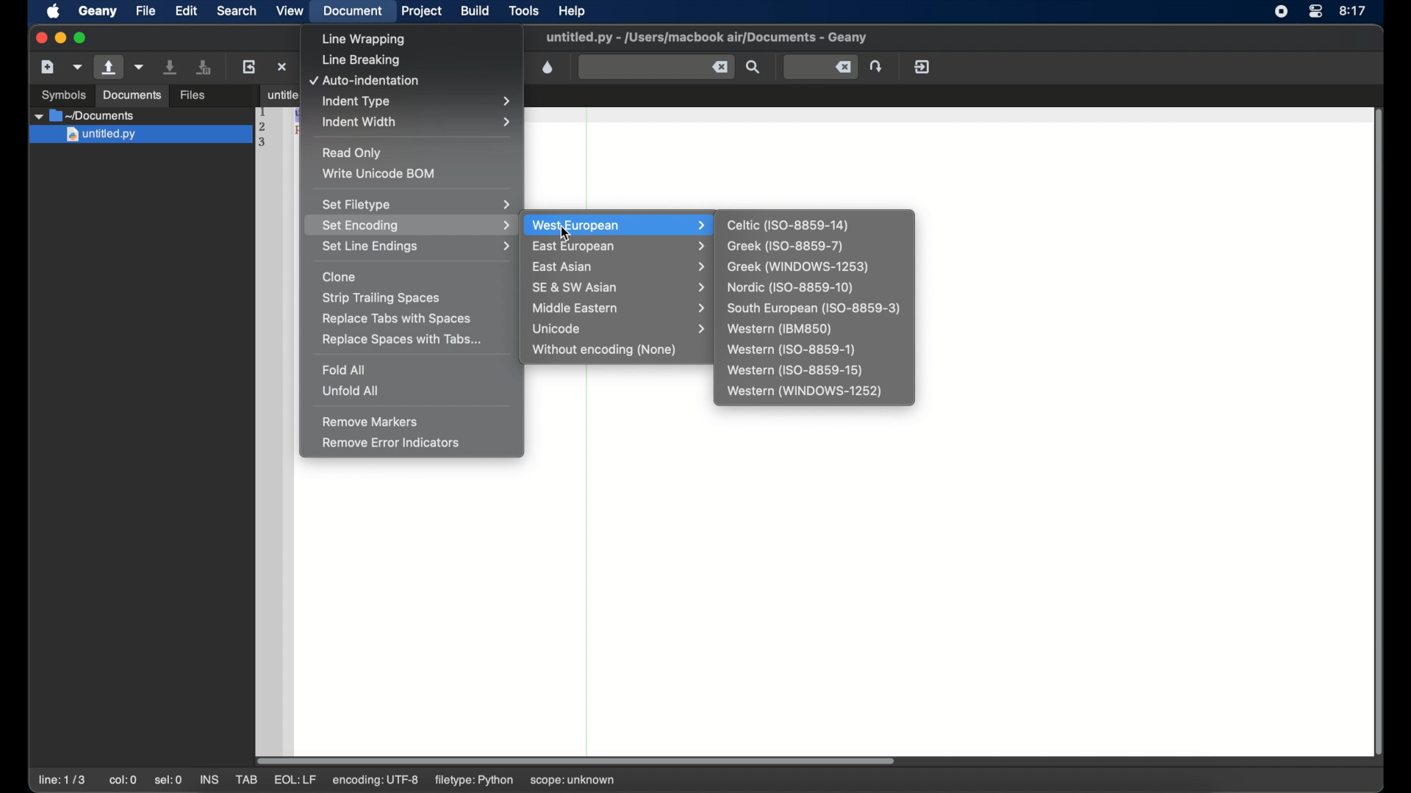 The width and height of the screenshot is (1411, 793). Describe the element at coordinates (381, 173) in the screenshot. I see `write unicode bom` at that location.